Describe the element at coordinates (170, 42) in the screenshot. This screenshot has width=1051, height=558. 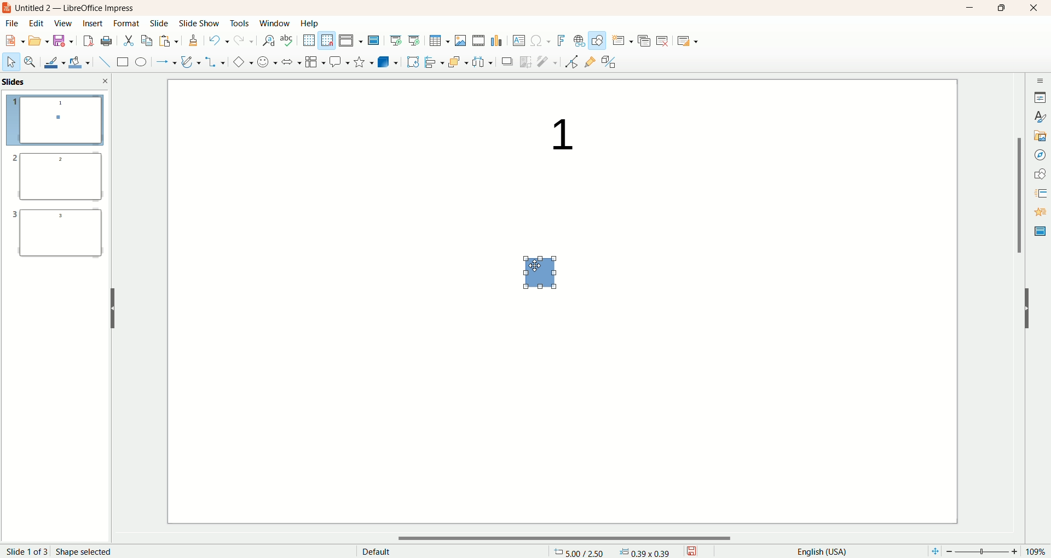
I see `paste` at that location.